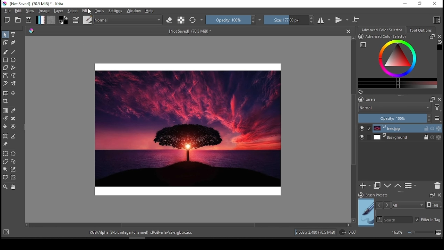 This screenshot has width=444, height=250. What do you see at coordinates (187, 129) in the screenshot?
I see `image` at bounding box center [187, 129].